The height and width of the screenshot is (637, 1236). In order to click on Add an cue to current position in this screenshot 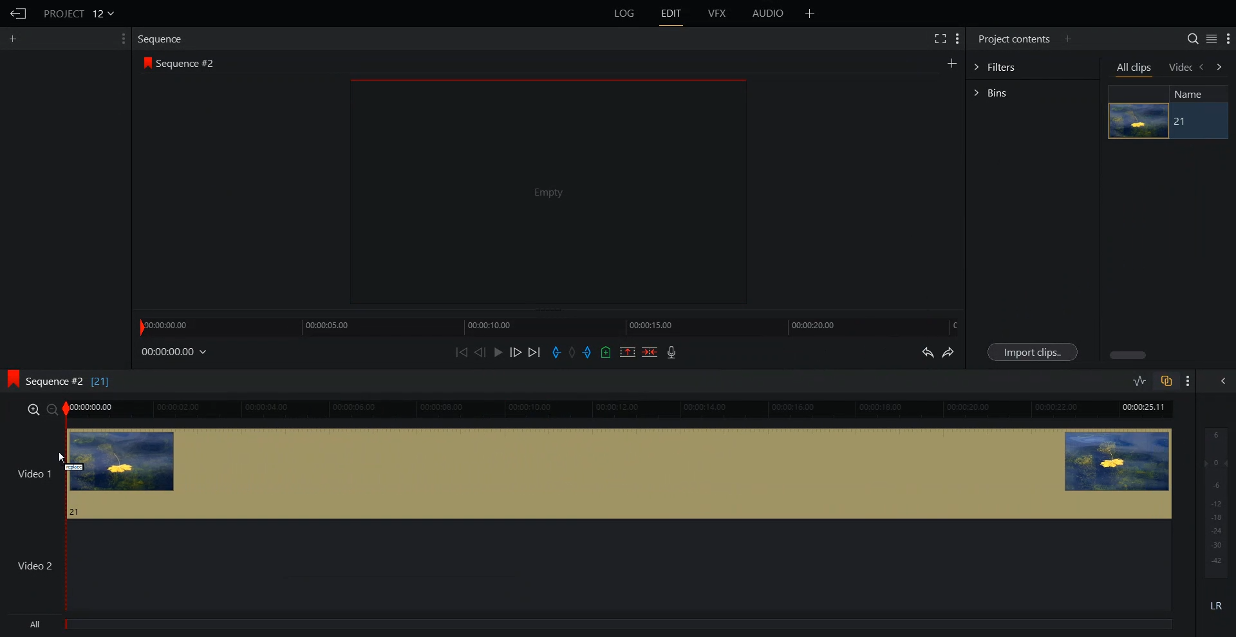, I will do `click(606, 352)`.